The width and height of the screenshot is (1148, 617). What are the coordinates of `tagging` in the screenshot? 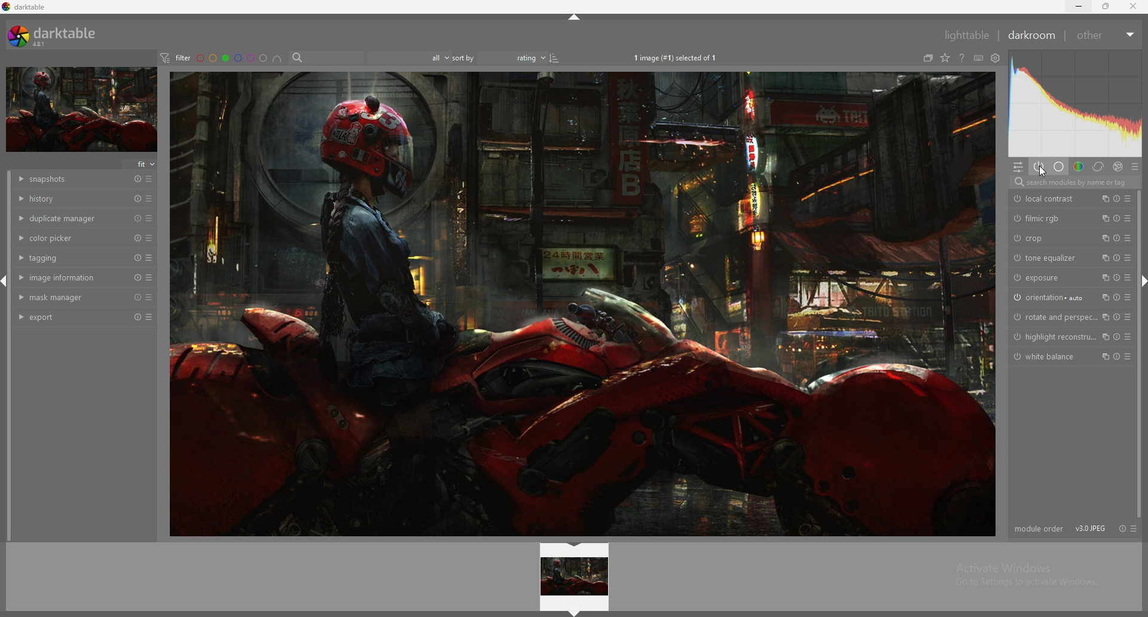 It's located at (71, 258).